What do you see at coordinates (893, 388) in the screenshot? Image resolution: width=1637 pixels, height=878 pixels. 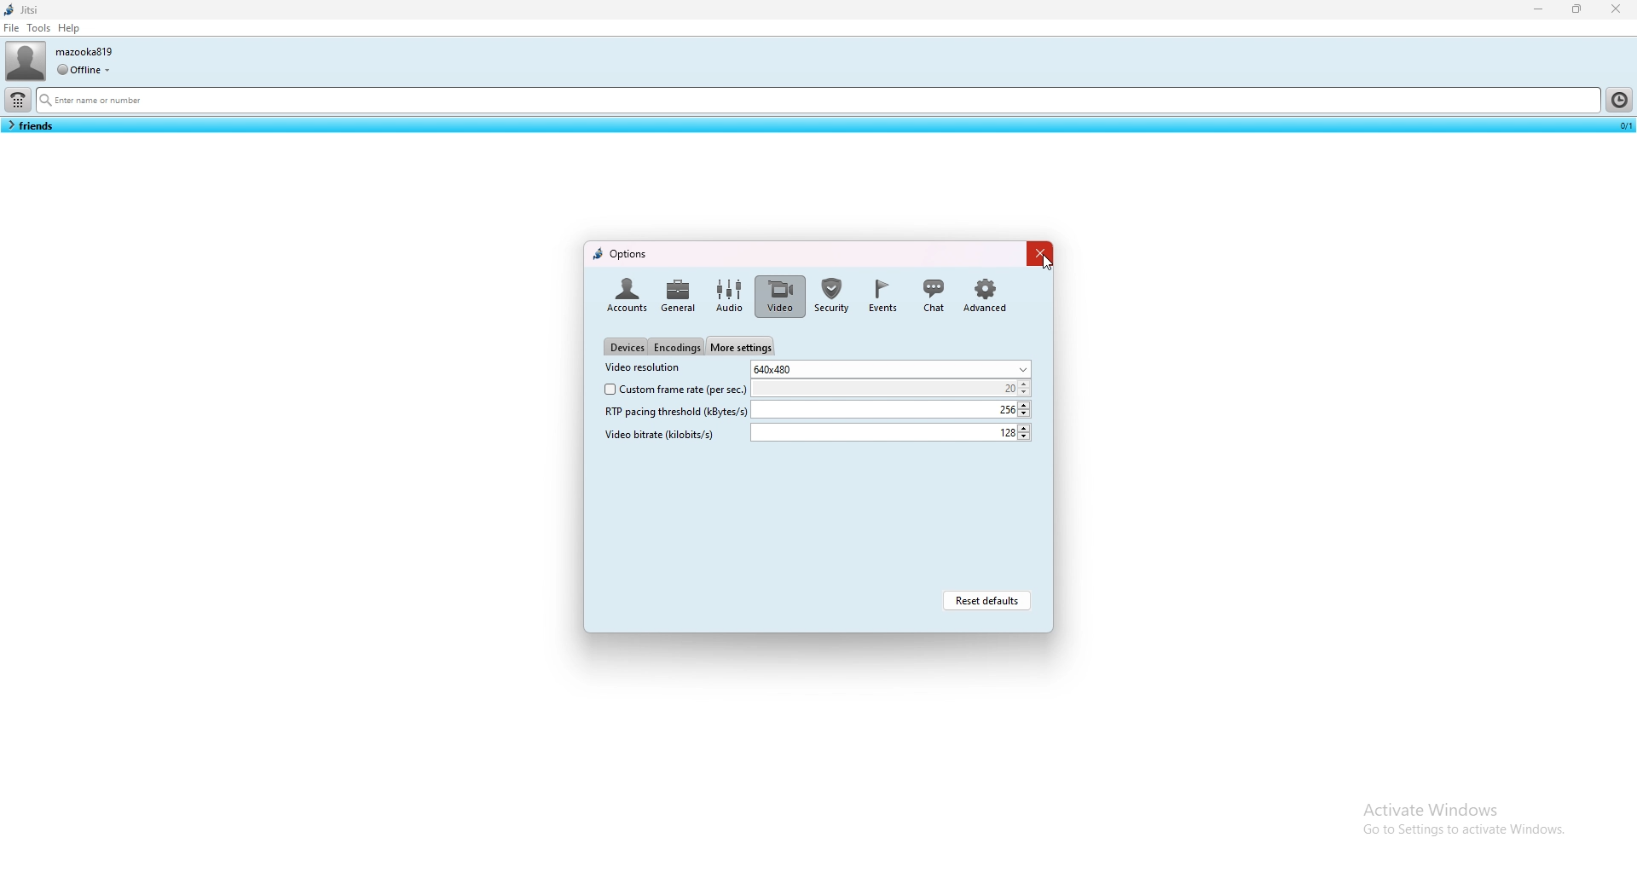 I see `20` at bounding box center [893, 388].